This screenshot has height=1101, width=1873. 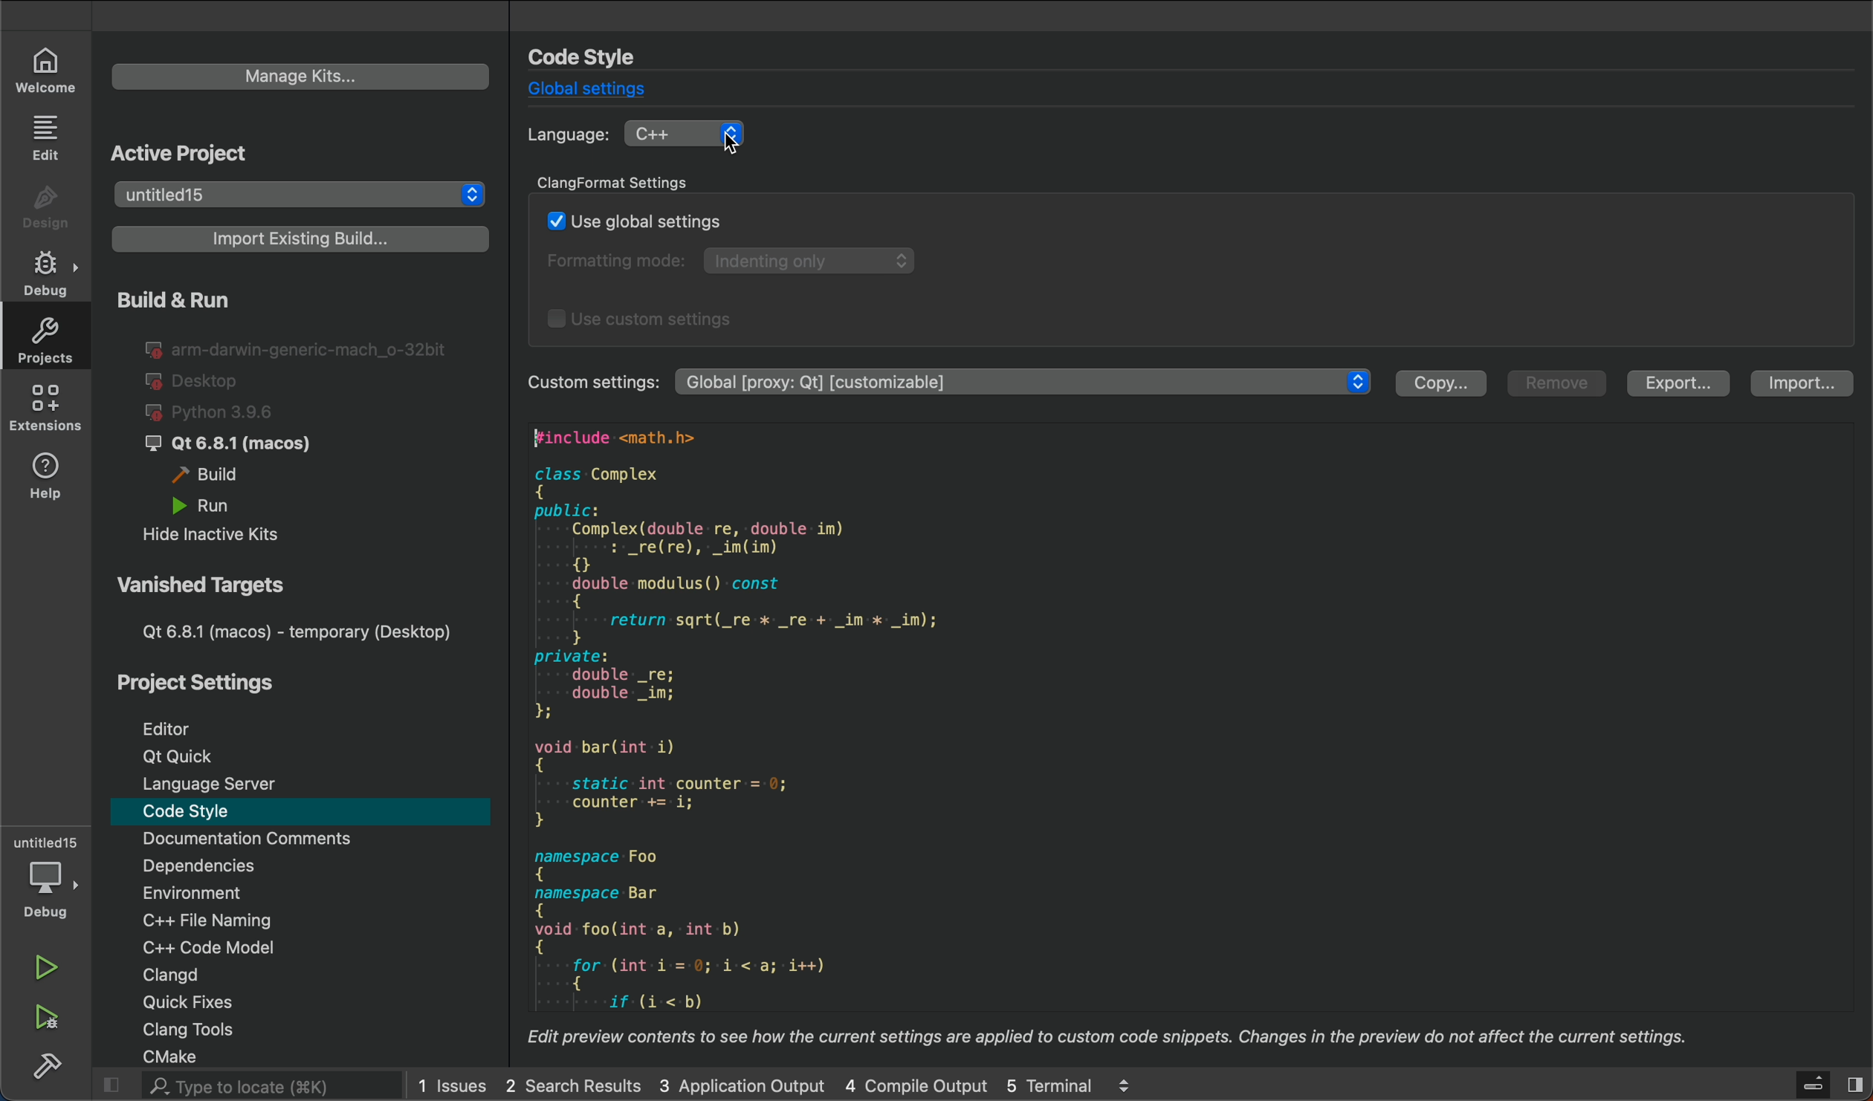 What do you see at coordinates (44, 203) in the screenshot?
I see `design` at bounding box center [44, 203].